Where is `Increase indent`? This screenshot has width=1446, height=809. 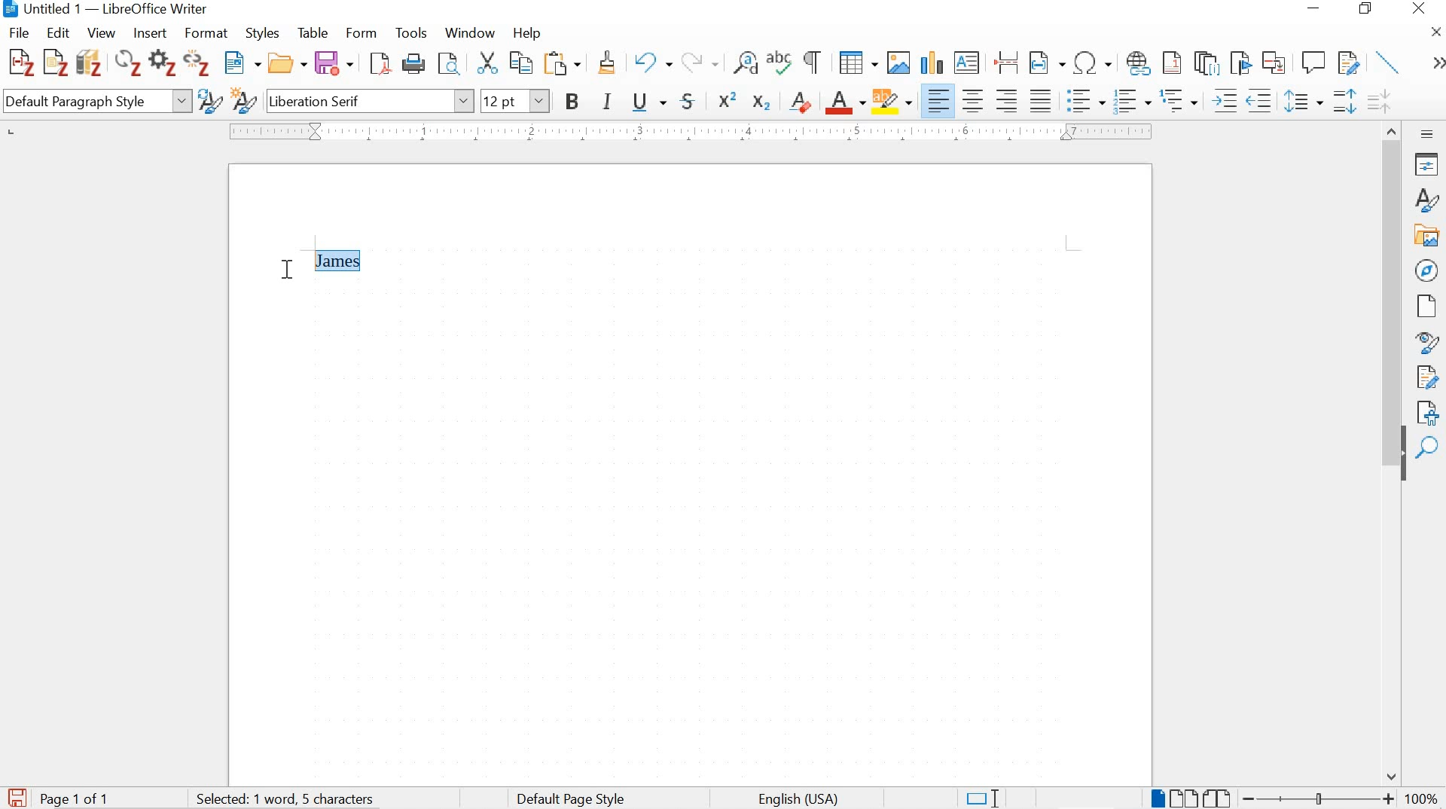
Increase indent is located at coordinates (1223, 100).